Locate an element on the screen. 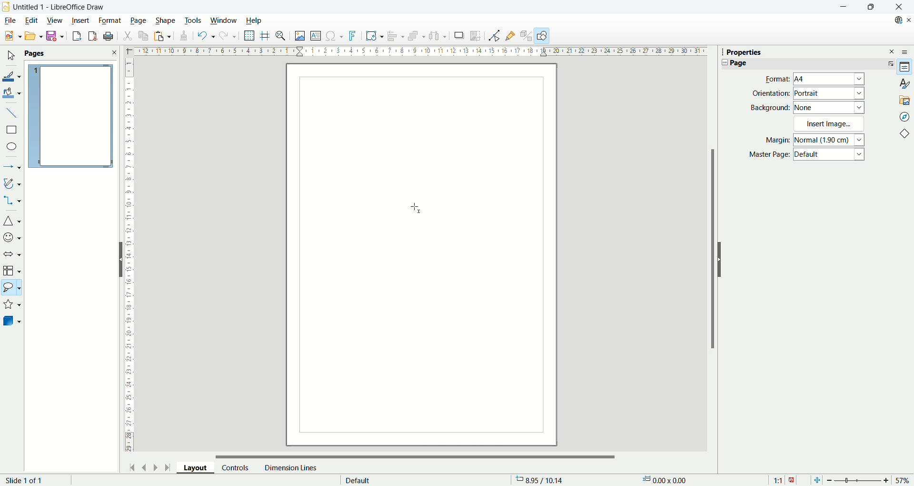 The image size is (914, 486). paste is located at coordinates (162, 36).